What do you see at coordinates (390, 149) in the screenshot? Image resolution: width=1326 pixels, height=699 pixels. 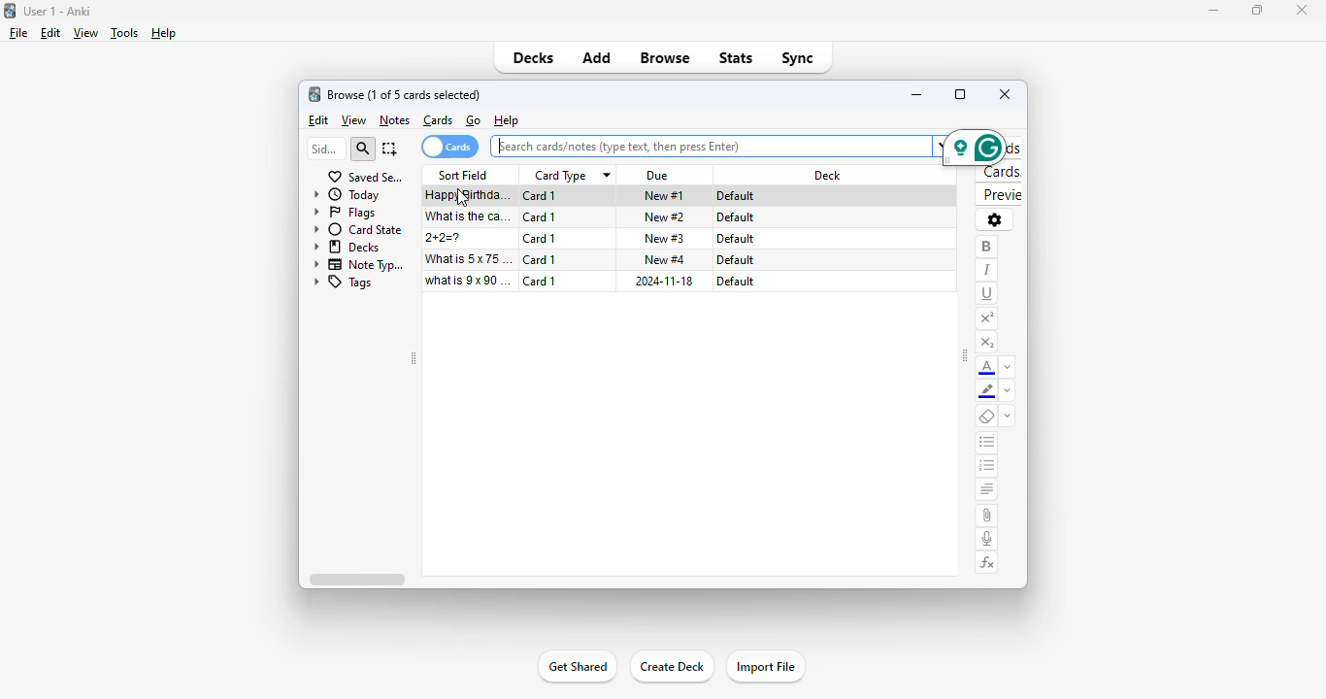 I see `select` at bounding box center [390, 149].